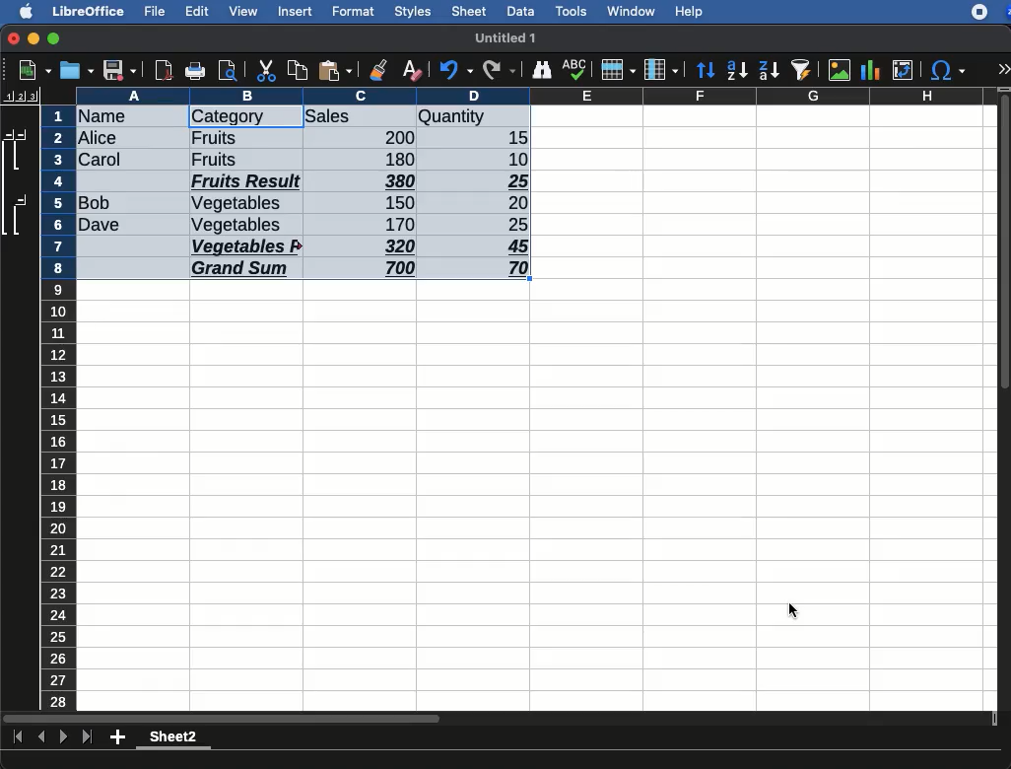 This screenshot has height=769, width=1011. Describe the element at coordinates (236, 202) in the screenshot. I see `Vegetables` at that location.